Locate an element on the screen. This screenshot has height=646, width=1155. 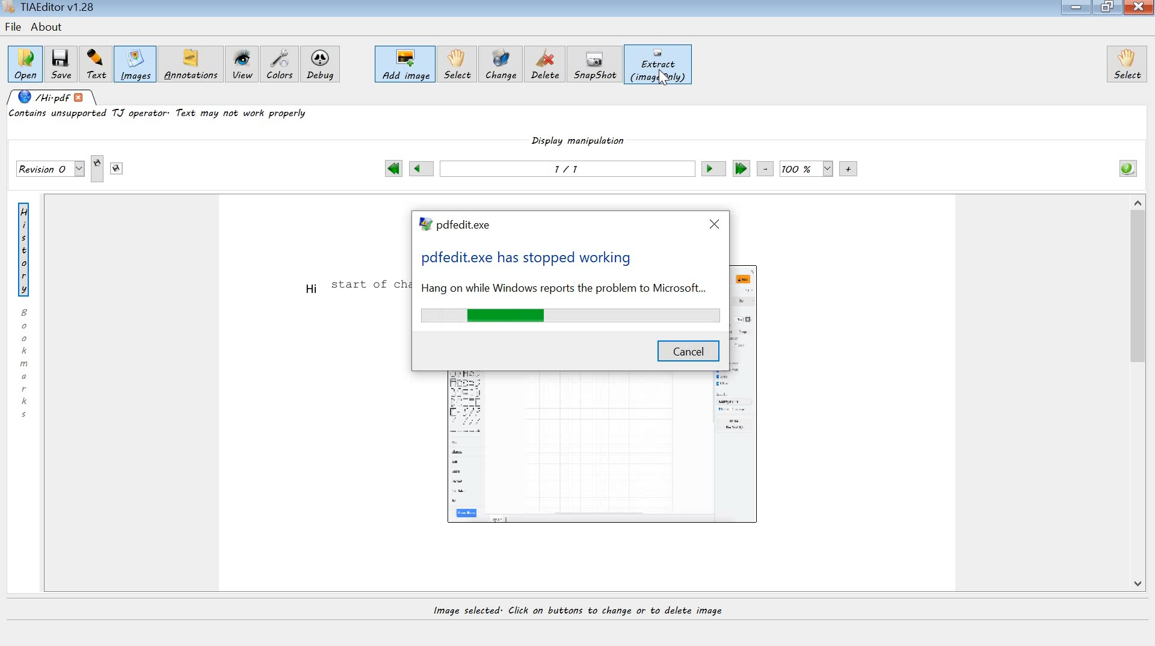
info about opened pdf is located at coordinates (1127, 168).